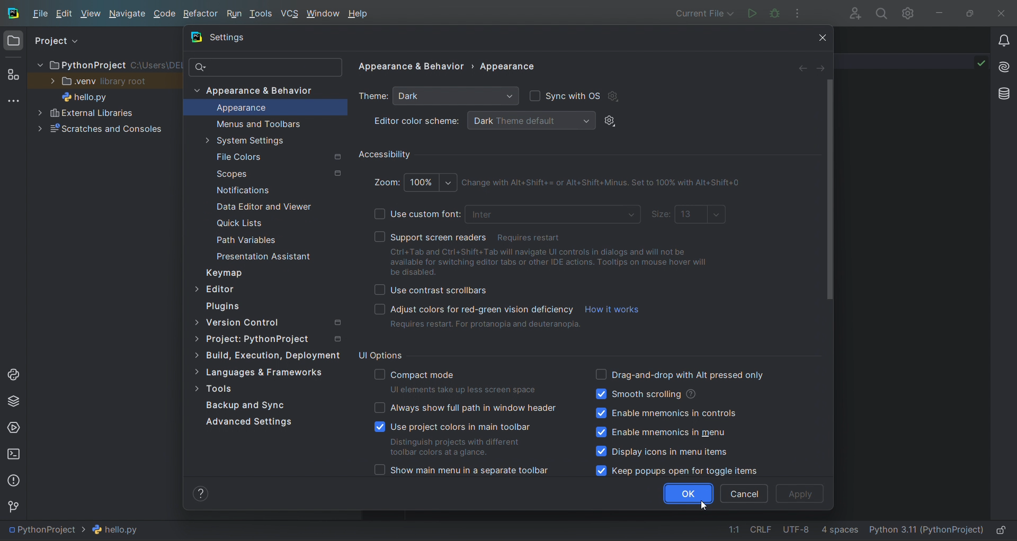 This screenshot has width=1017, height=541. What do you see at coordinates (981, 64) in the screenshot?
I see `check` at bounding box center [981, 64].